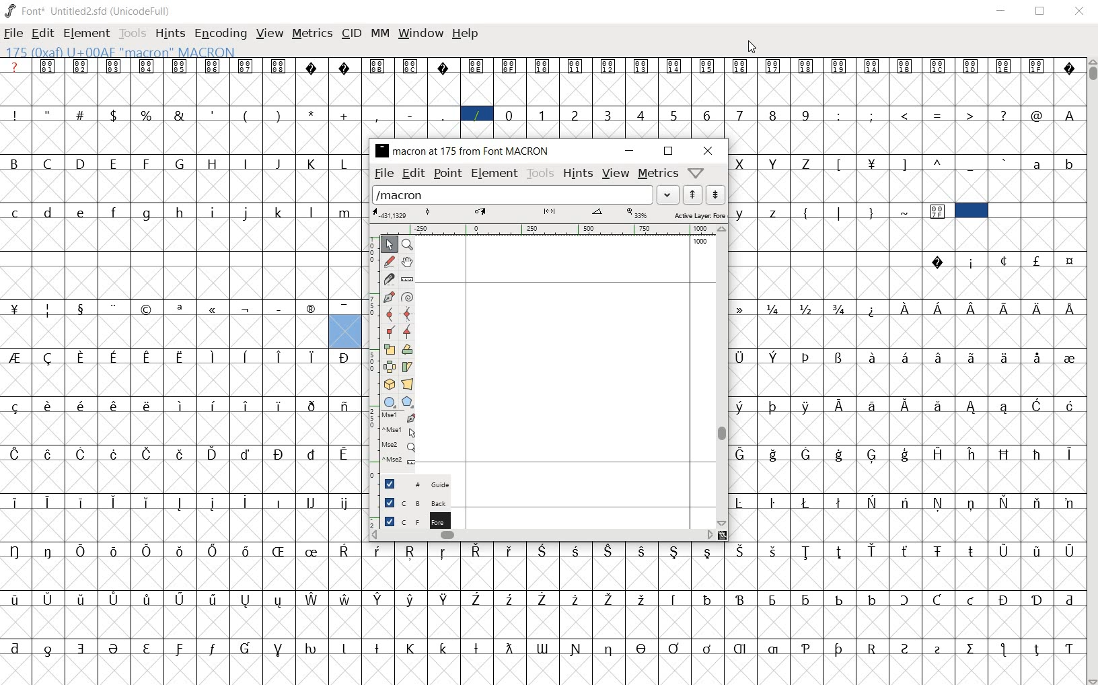 Image resolution: width=1098 pixels, height=685 pixels. What do you see at coordinates (939, 503) in the screenshot?
I see `Symbol` at bounding box center [939, 503].